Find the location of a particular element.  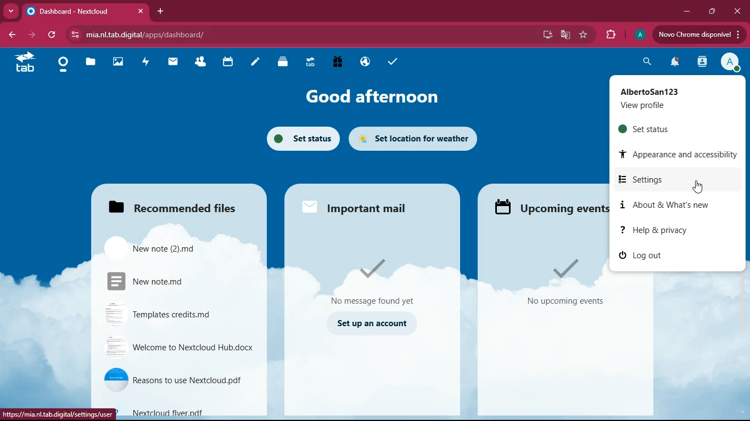

upcoming event is located at coordinates (552, 208).